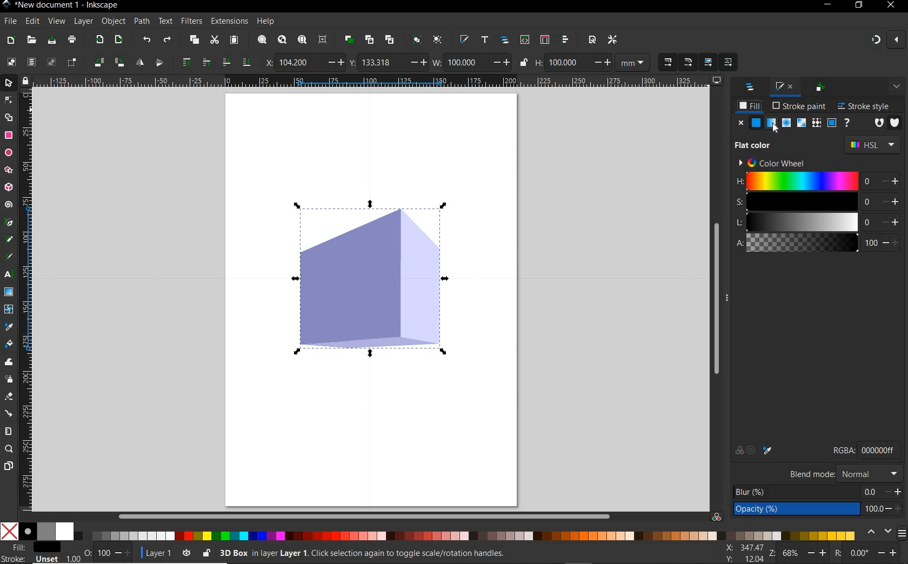 The image size is (908, 564). What do you see at coordinates (819, 88) in the screenshot?
I see `OBJECT PROPERTIES` at bounding box center [819, 88].